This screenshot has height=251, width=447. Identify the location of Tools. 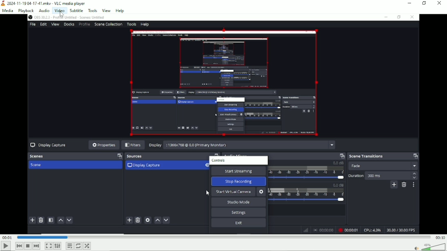
(93, 11).